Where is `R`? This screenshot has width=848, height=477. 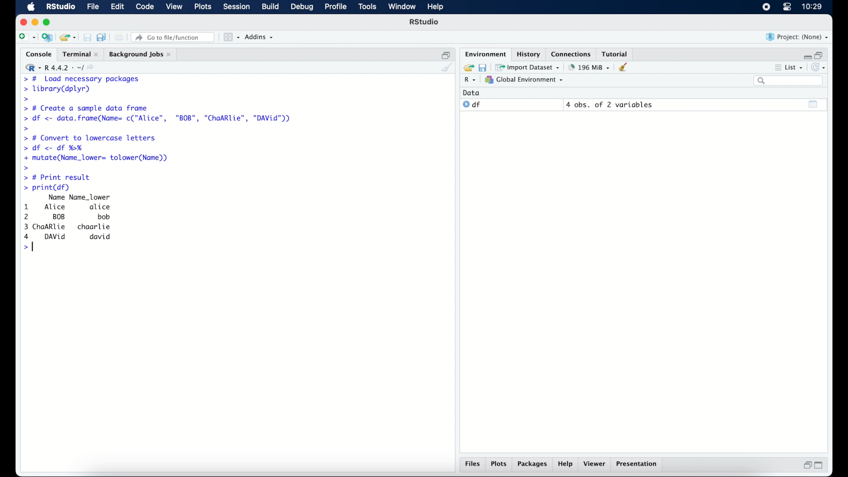
R is located at coordinates (469, 81).